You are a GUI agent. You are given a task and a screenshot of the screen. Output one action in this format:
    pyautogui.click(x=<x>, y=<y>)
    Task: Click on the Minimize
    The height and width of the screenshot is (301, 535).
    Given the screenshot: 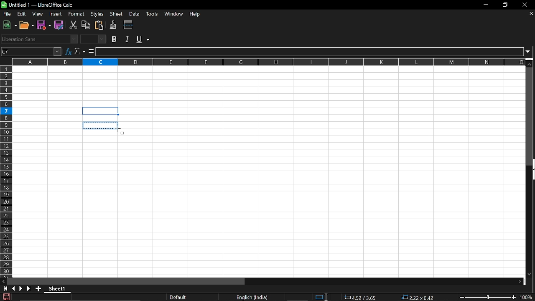 What is the action you would take?
    pyautogui.click(x=484, y=5)
    